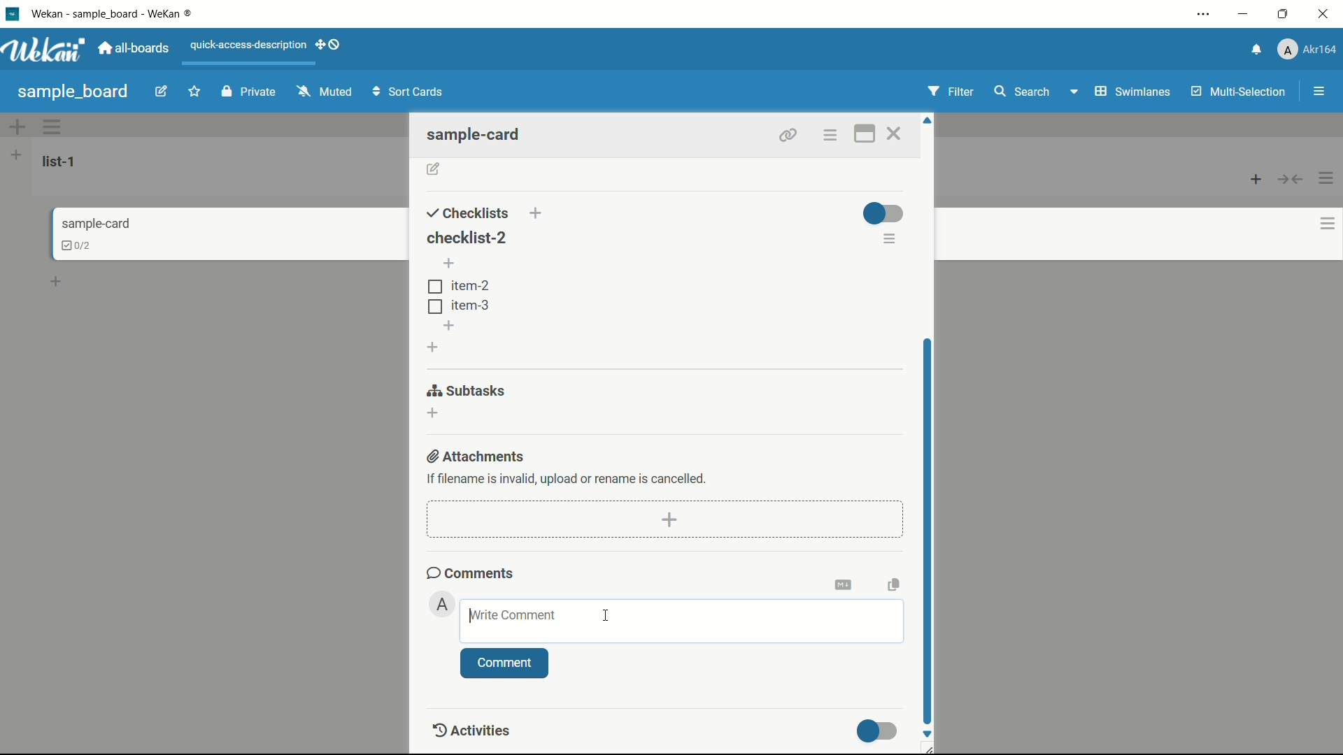 The width and height of the screenshot is (1343, 755). I want to click on write comment , so click(511, 614).